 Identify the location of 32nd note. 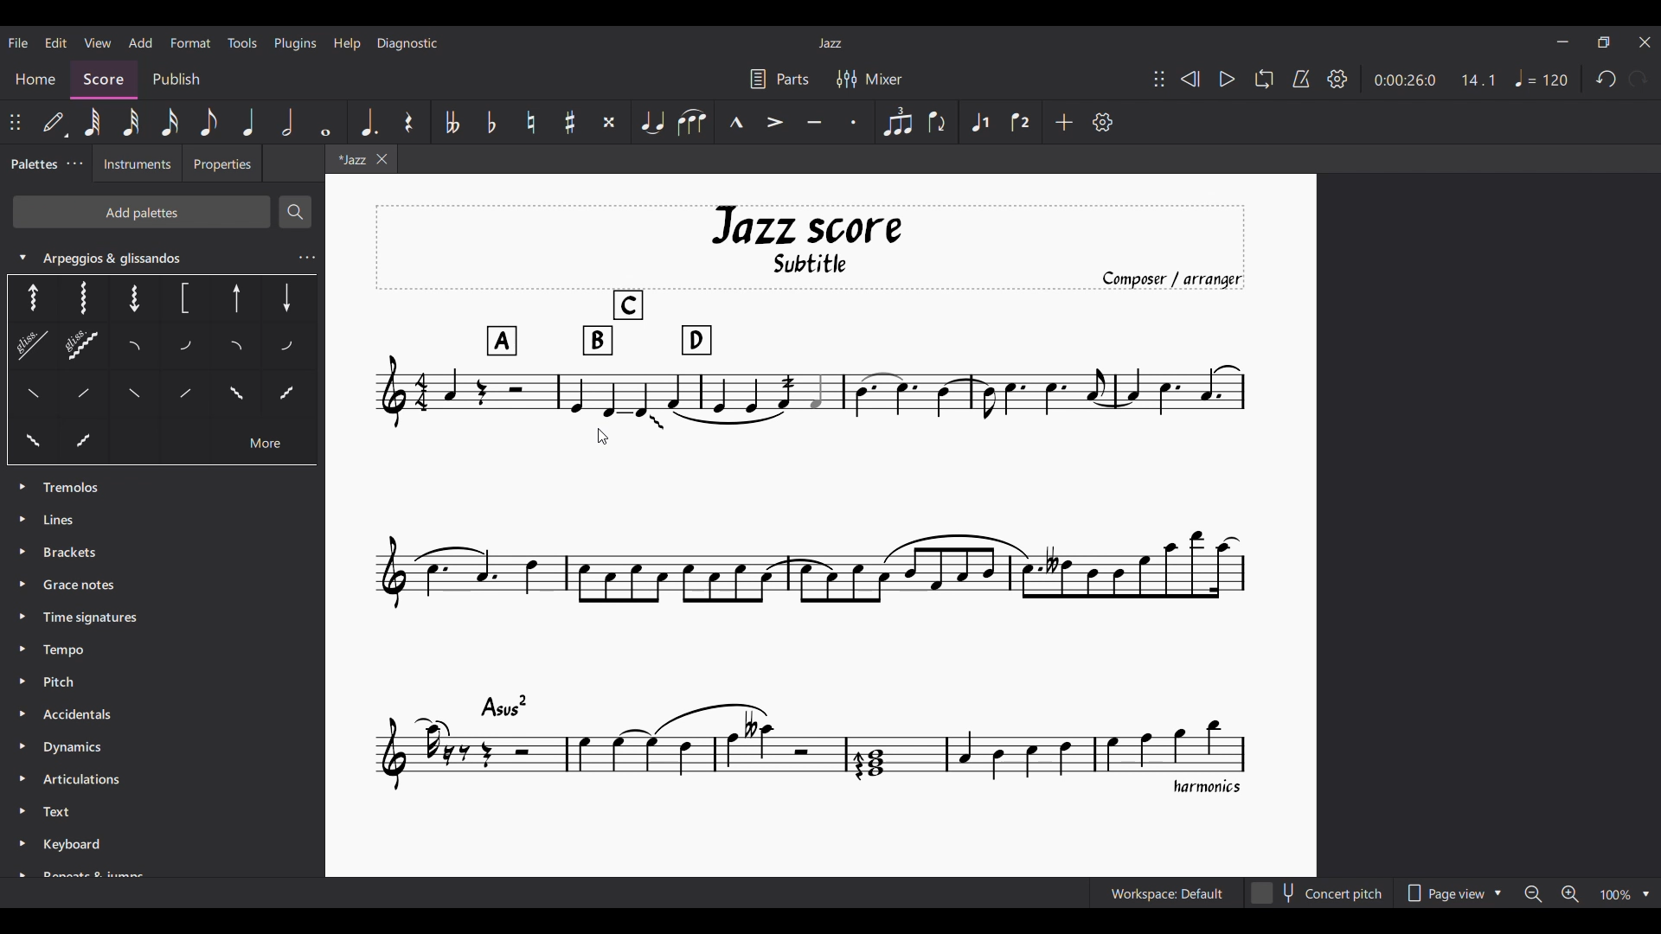
(131, 122).